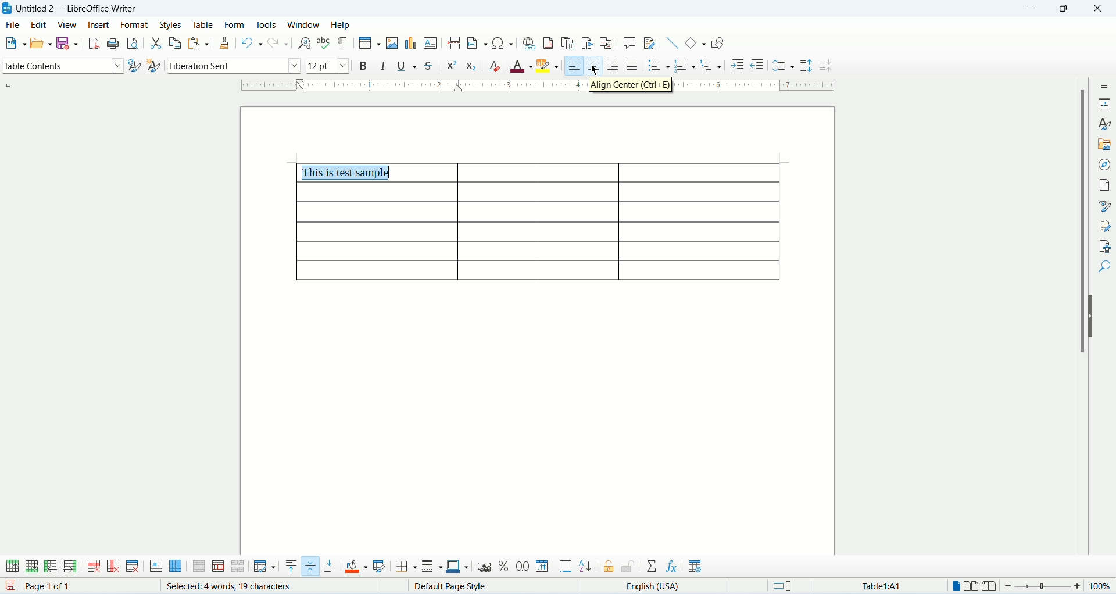 Image resolution: width=1116 pixels, height=594 pixels. I want to click on gallery, so click(1107, 143).